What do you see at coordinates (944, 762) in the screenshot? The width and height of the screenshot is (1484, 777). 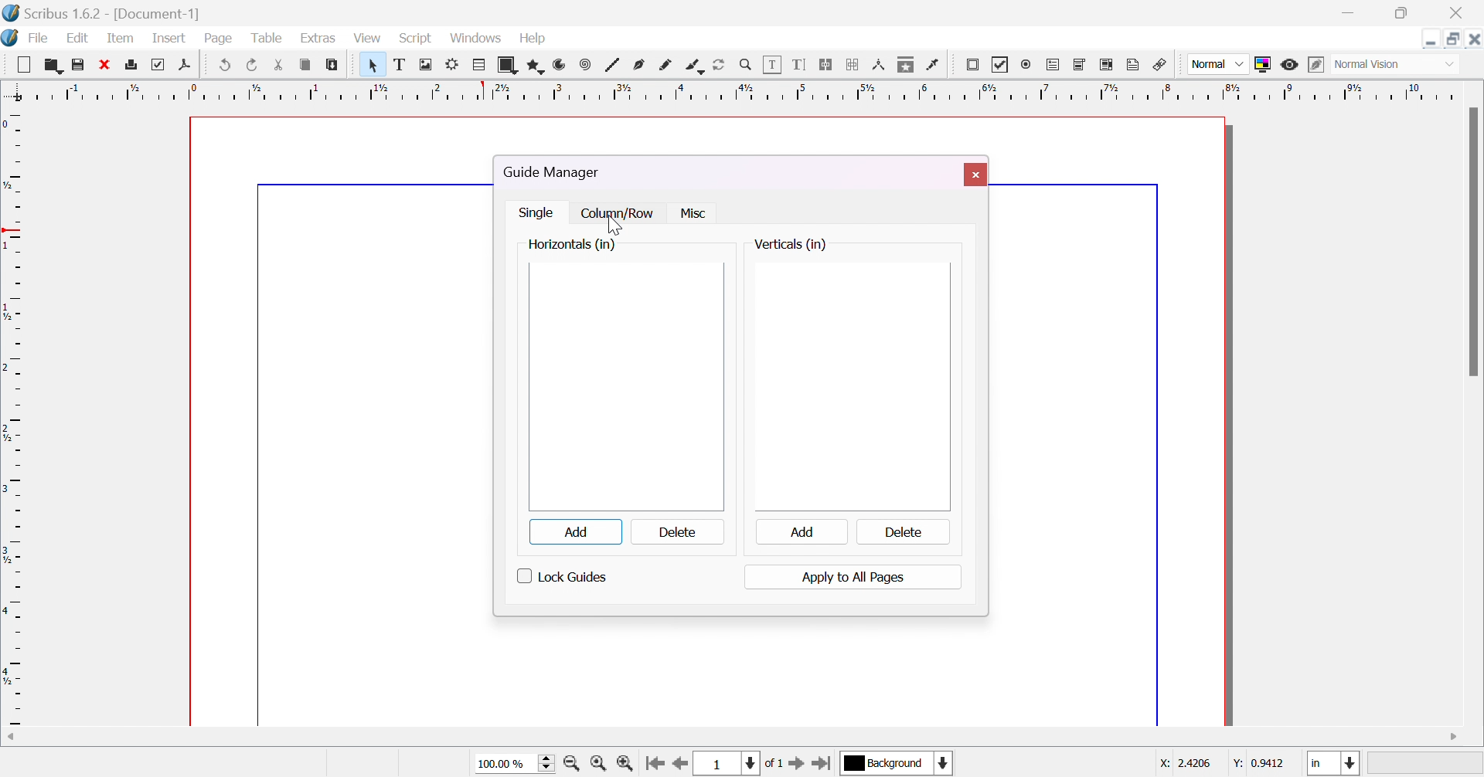 I see `select current layer` at bounding box center [944, 762].